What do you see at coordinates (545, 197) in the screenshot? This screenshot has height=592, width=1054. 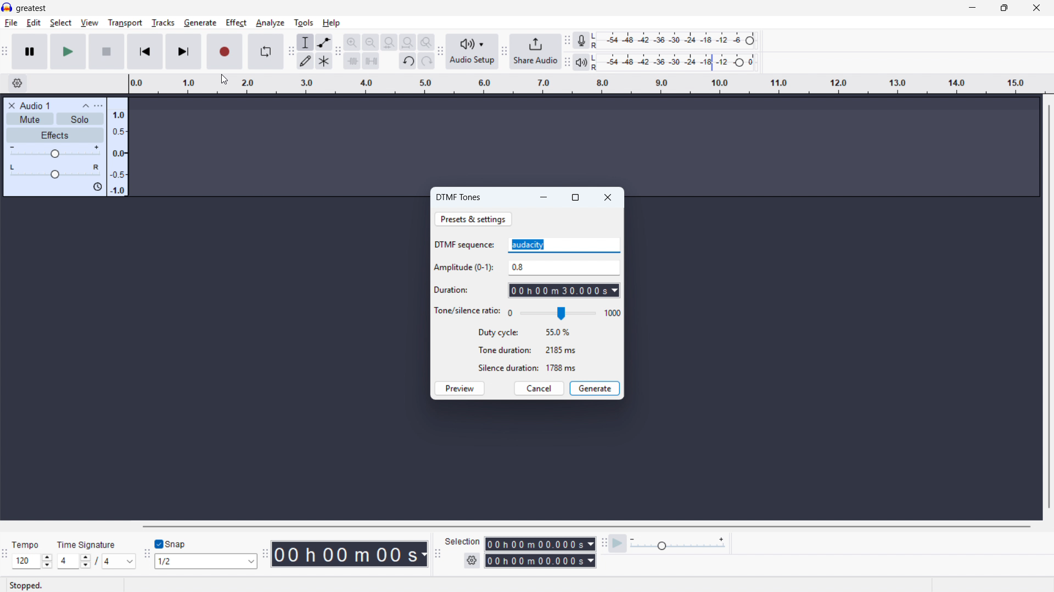 I see `minimise ` at bounding box center [545, 197].